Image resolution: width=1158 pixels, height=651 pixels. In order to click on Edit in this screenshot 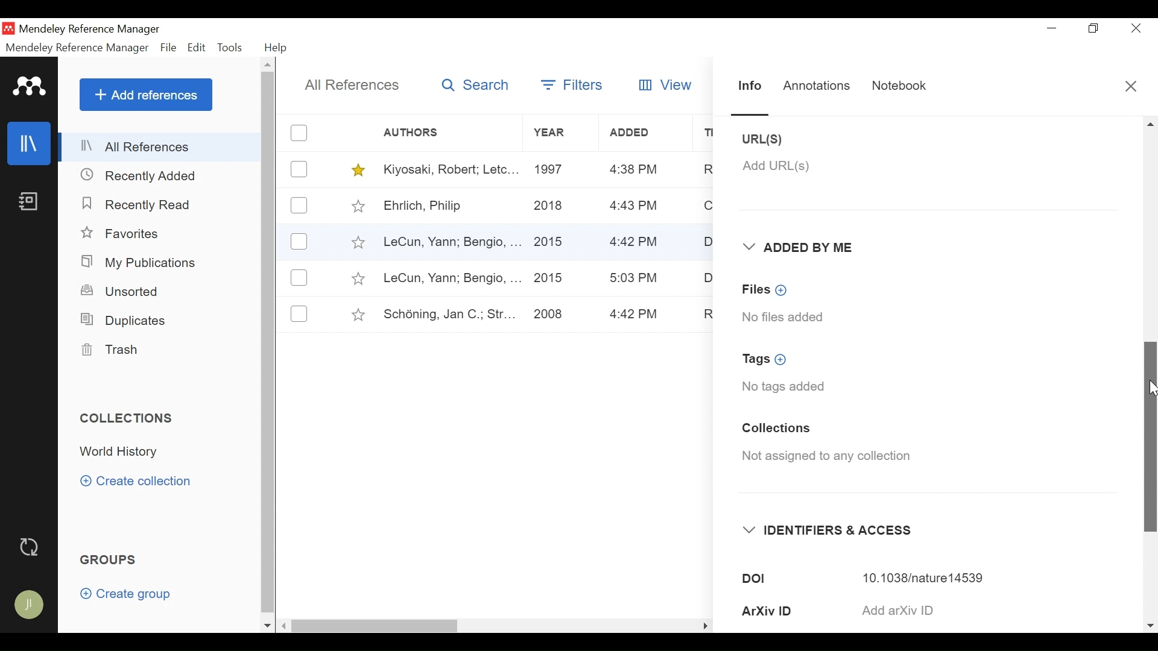, I will do `click(197, 48)`.